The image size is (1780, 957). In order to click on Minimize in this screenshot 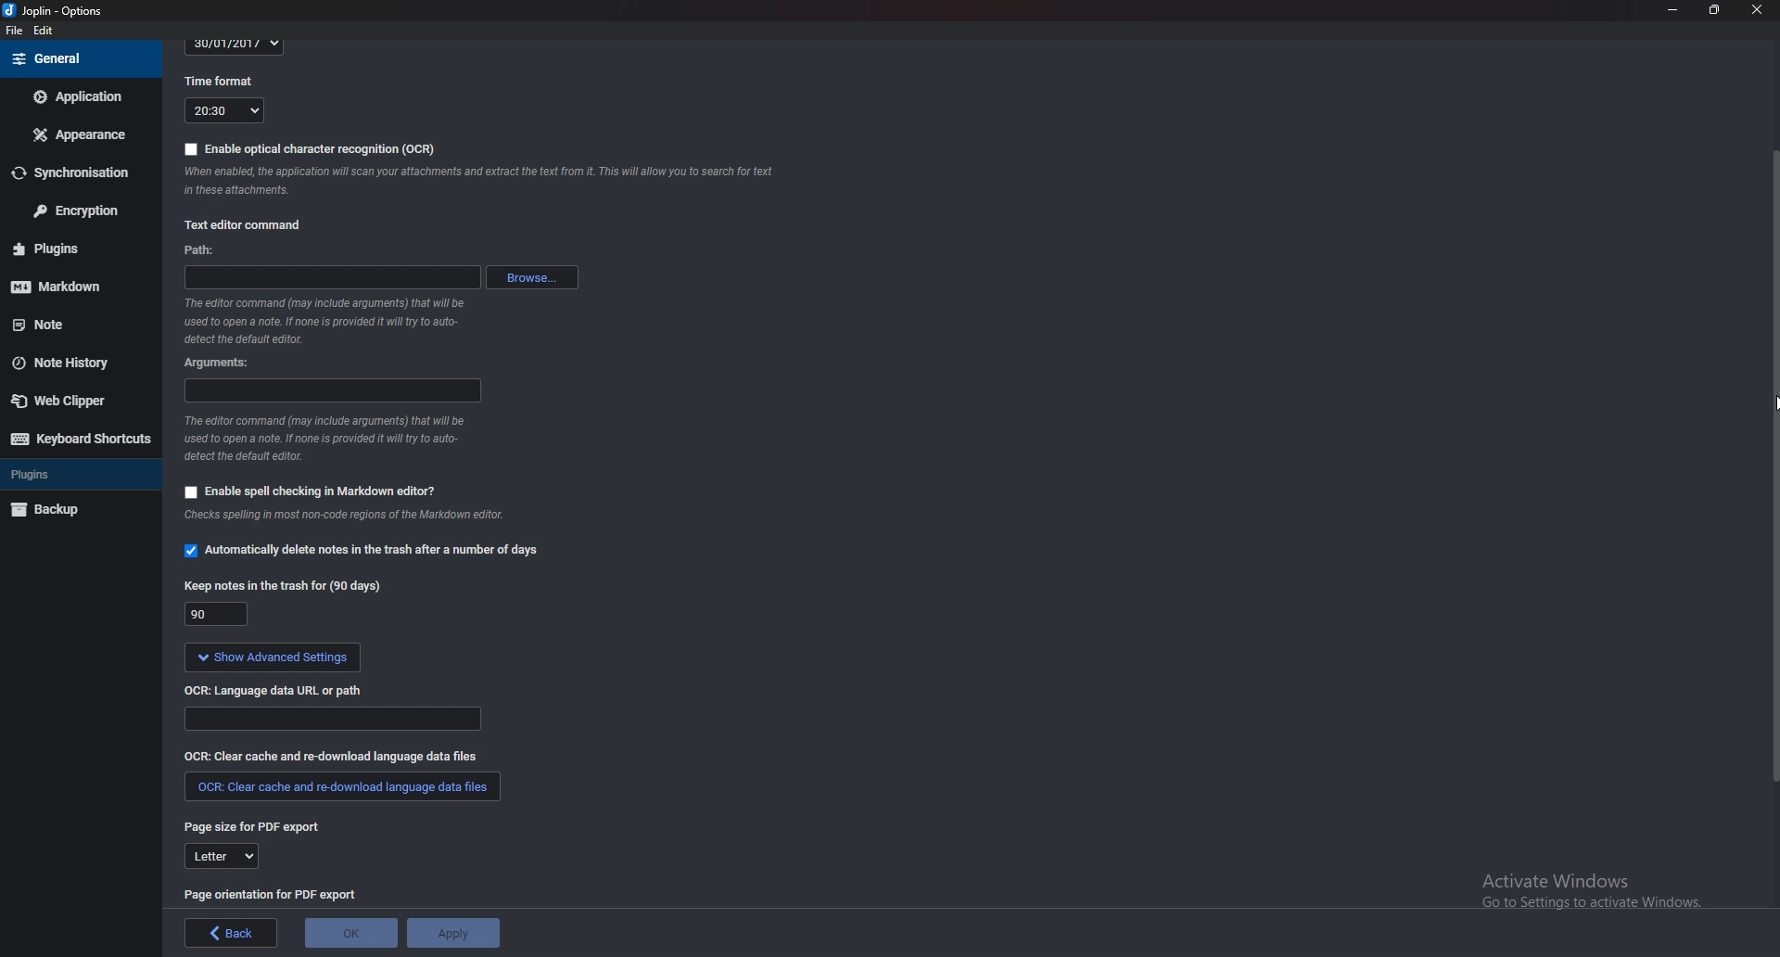, I will do `click(1673, 9)`.